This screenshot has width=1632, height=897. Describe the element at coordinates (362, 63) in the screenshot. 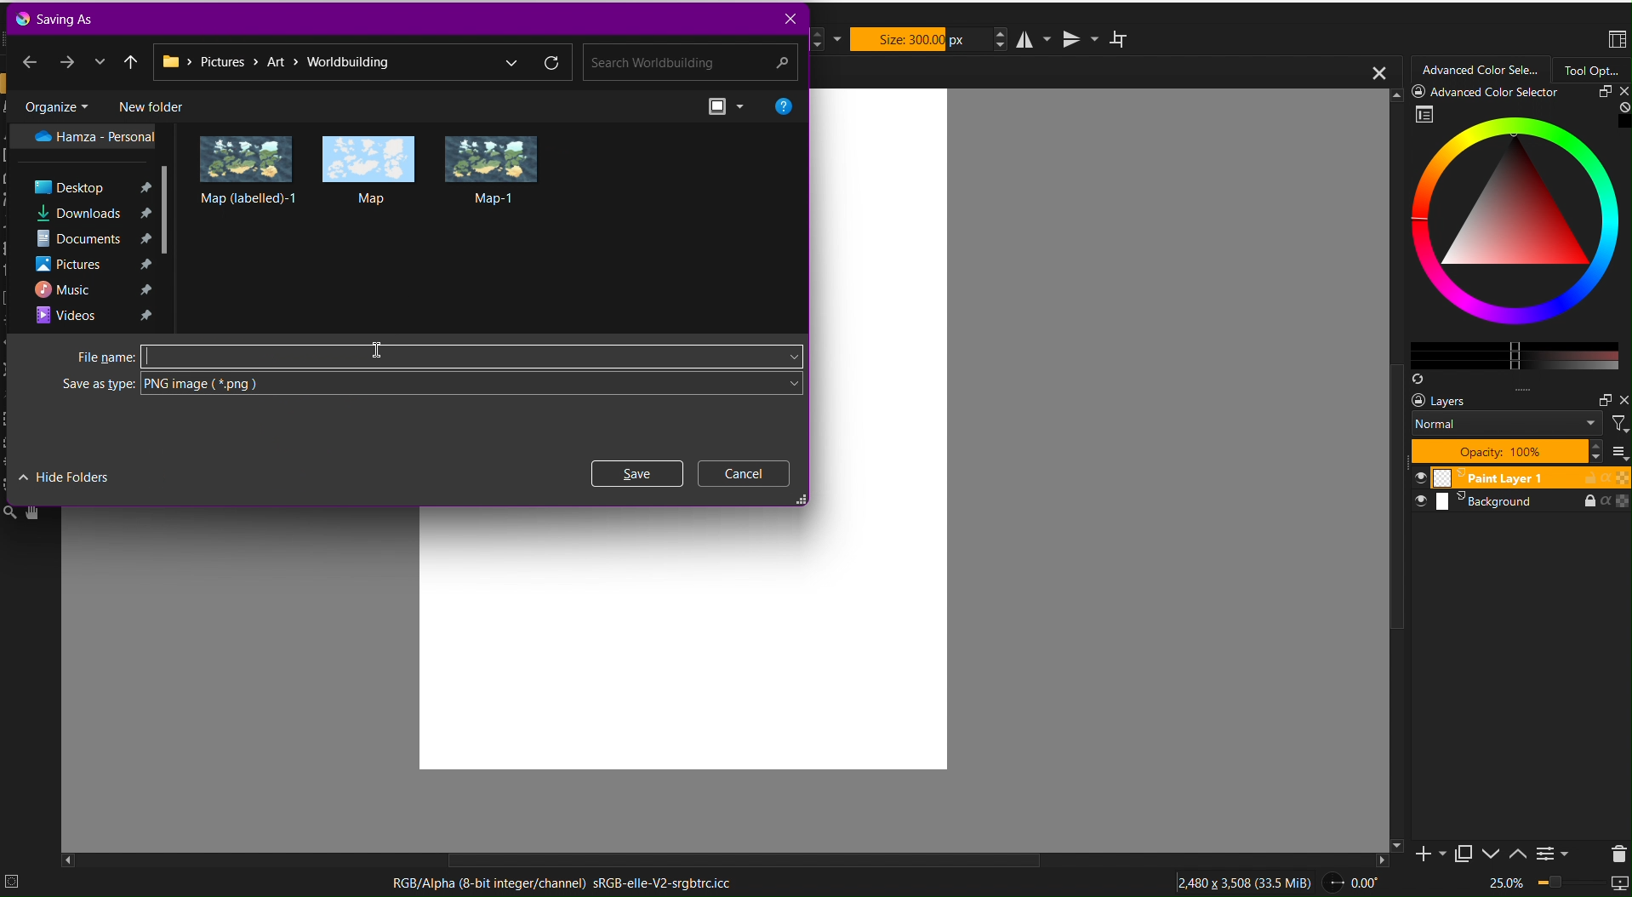

I see `Address Bar` at that location.